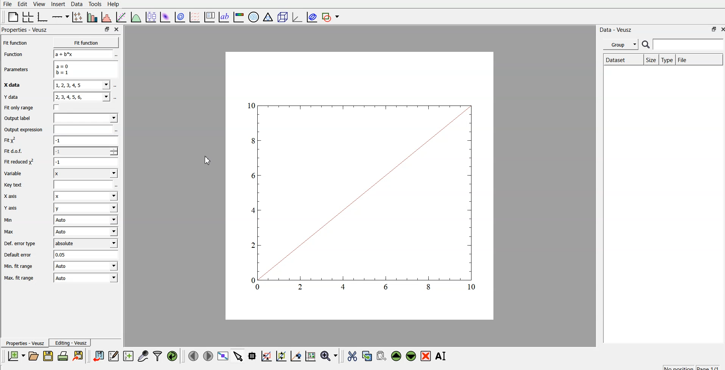 Image resolution: width=725 pixels, height=370 pixels. What do you see at coordinates (297, 356) in the screenshot?
I see `click to recenter graph axes` at bounding box center [297, 356].